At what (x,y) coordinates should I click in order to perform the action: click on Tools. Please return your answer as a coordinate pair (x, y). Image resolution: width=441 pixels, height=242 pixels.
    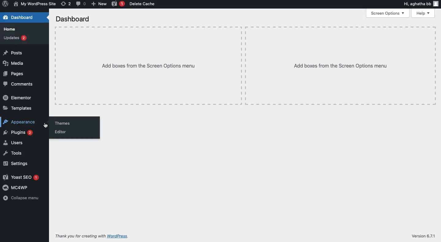
    Looking at the image, I should click on (13, 153).